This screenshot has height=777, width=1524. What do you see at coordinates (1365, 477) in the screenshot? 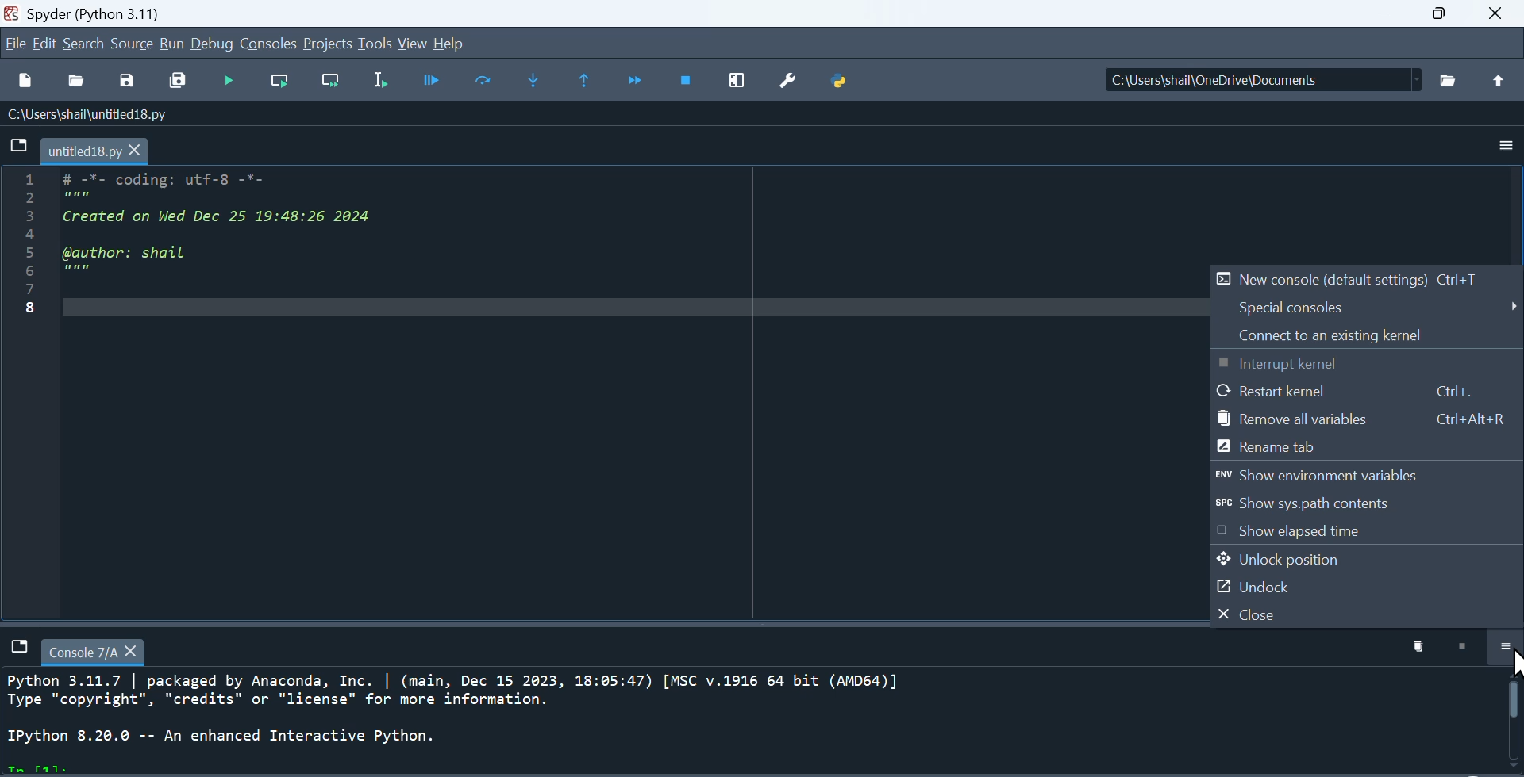
I see `show environment variables` at bounding box center [1365, 477].